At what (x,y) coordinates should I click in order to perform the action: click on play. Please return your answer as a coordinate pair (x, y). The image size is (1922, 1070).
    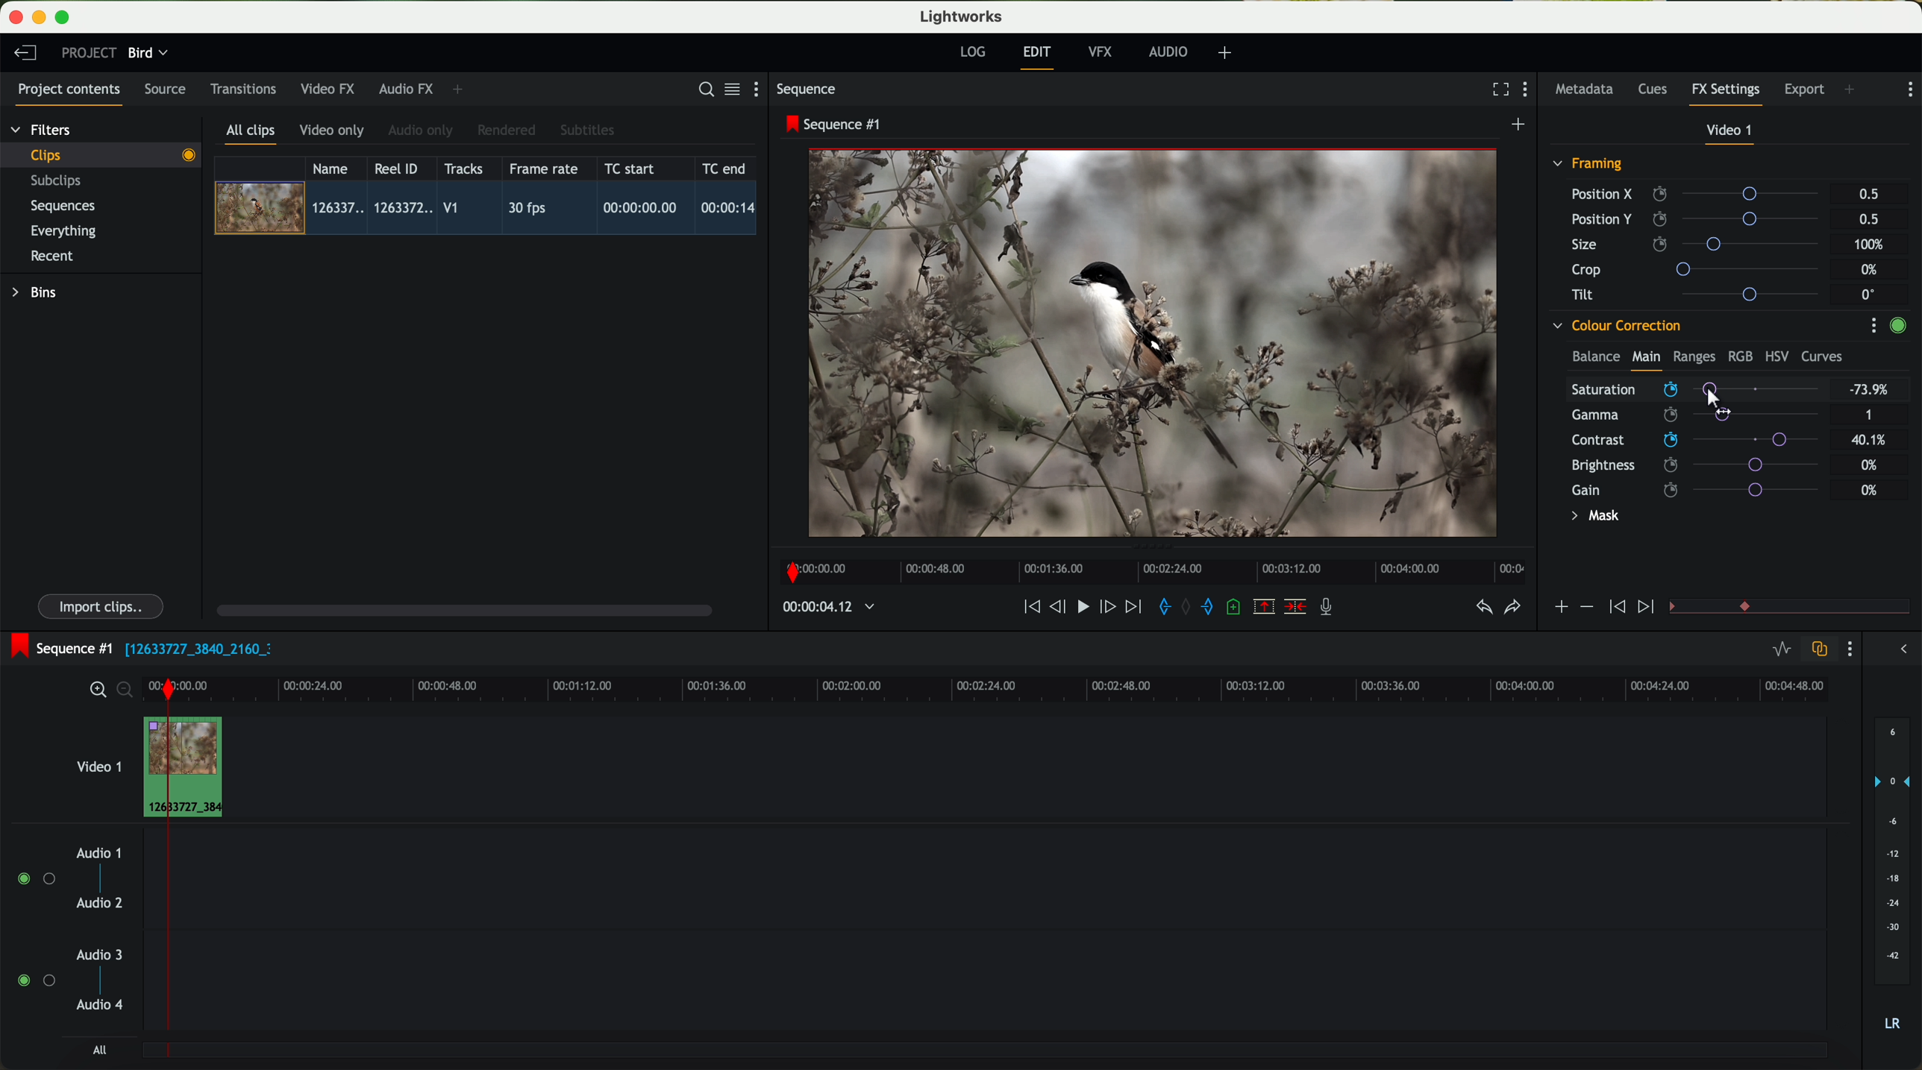
    Looking at the image, I should click on (1082, 605).